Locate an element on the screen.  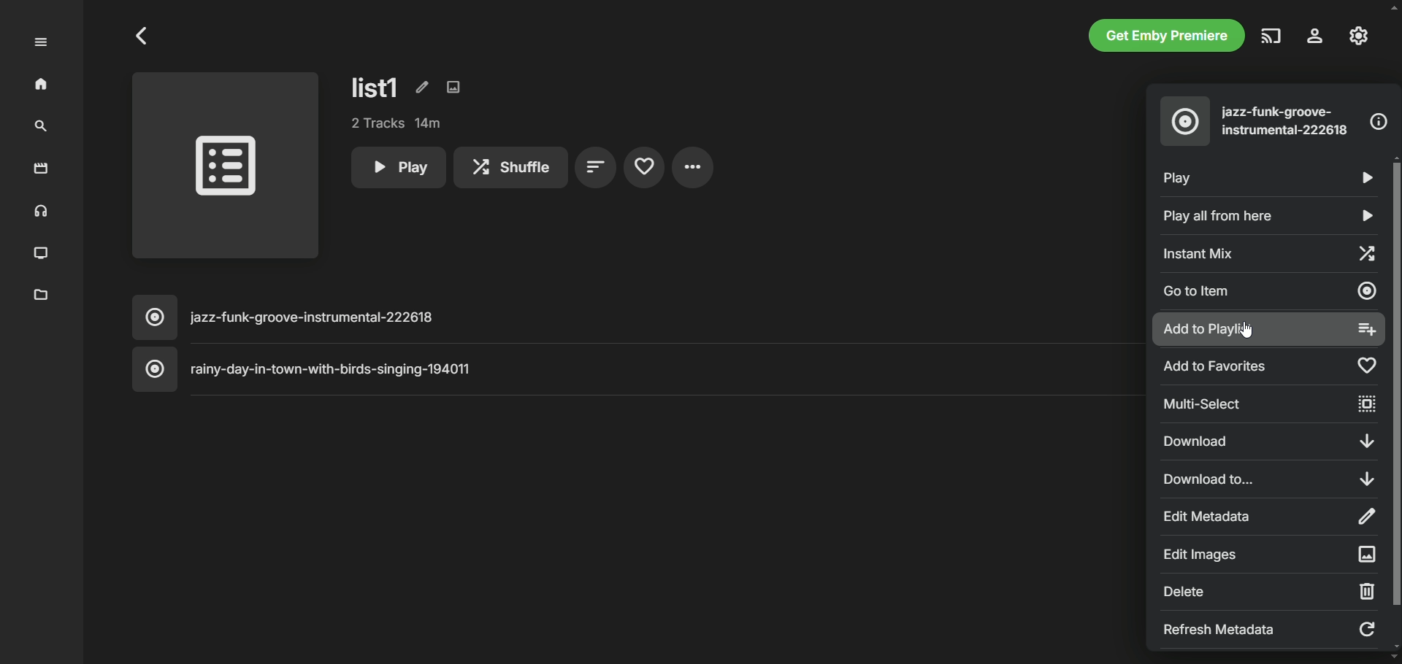
play on another device is located at coordinates (1272, 36).